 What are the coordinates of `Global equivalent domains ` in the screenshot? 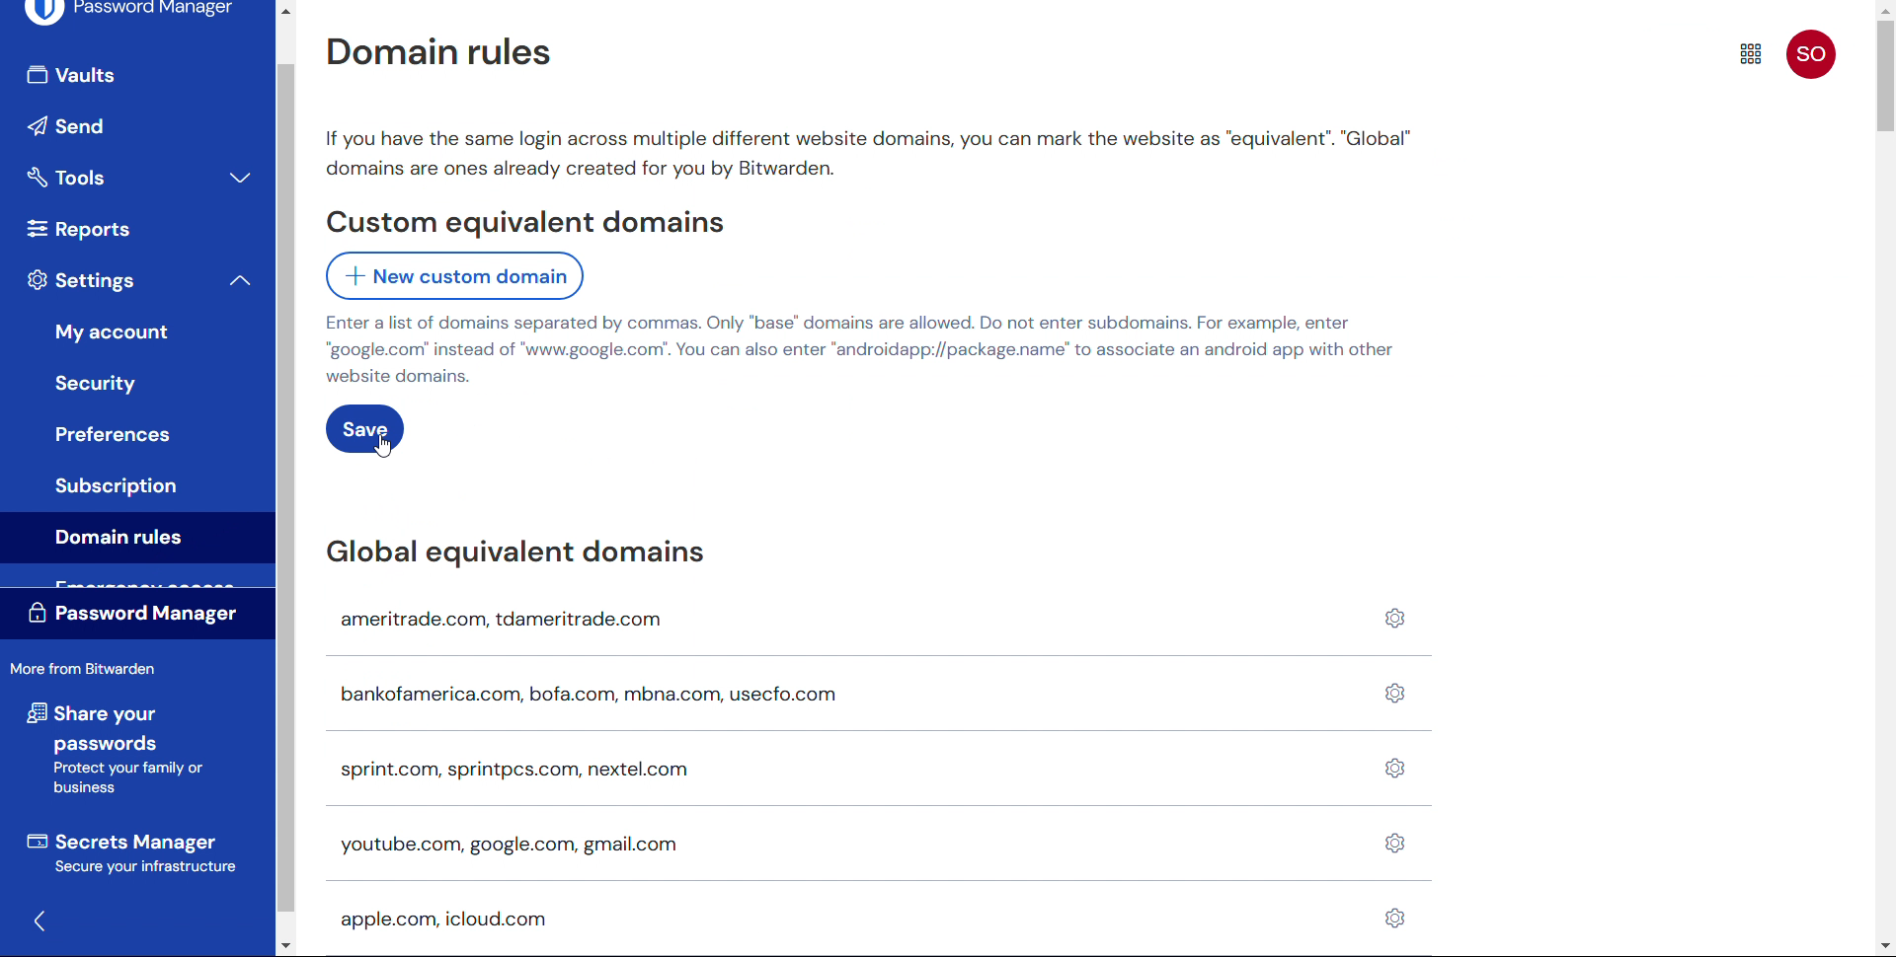 It's located at (513, 552).